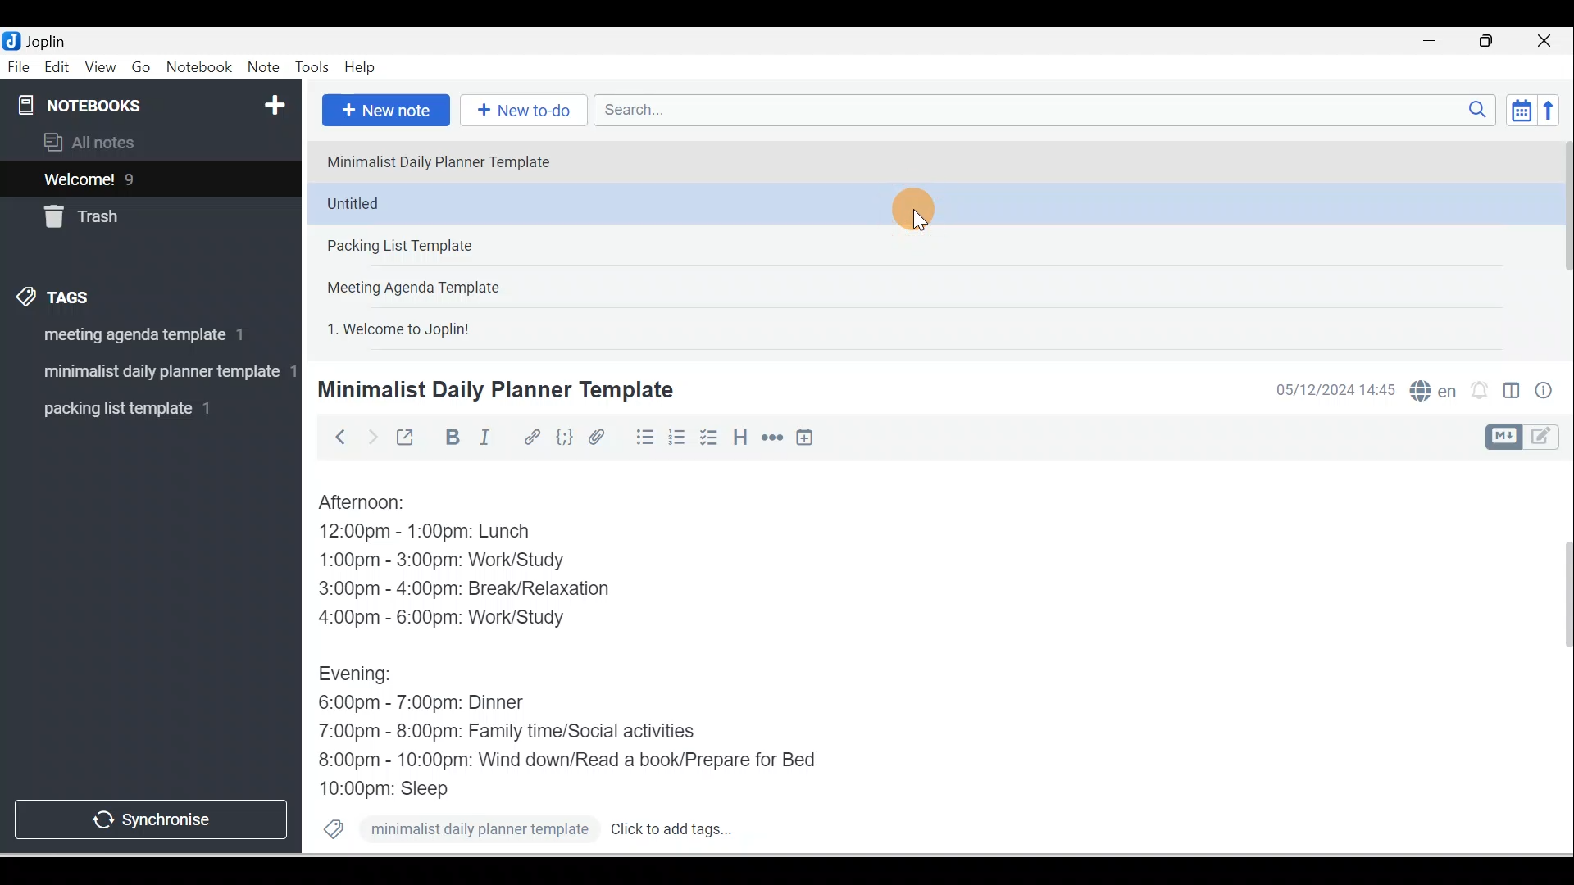 Image resolution: width=1574 pixels, height=885 pixels. What do you see at coordinates (100, 68) in the screenshot?
I see `View` at bounding box center [100, 68].